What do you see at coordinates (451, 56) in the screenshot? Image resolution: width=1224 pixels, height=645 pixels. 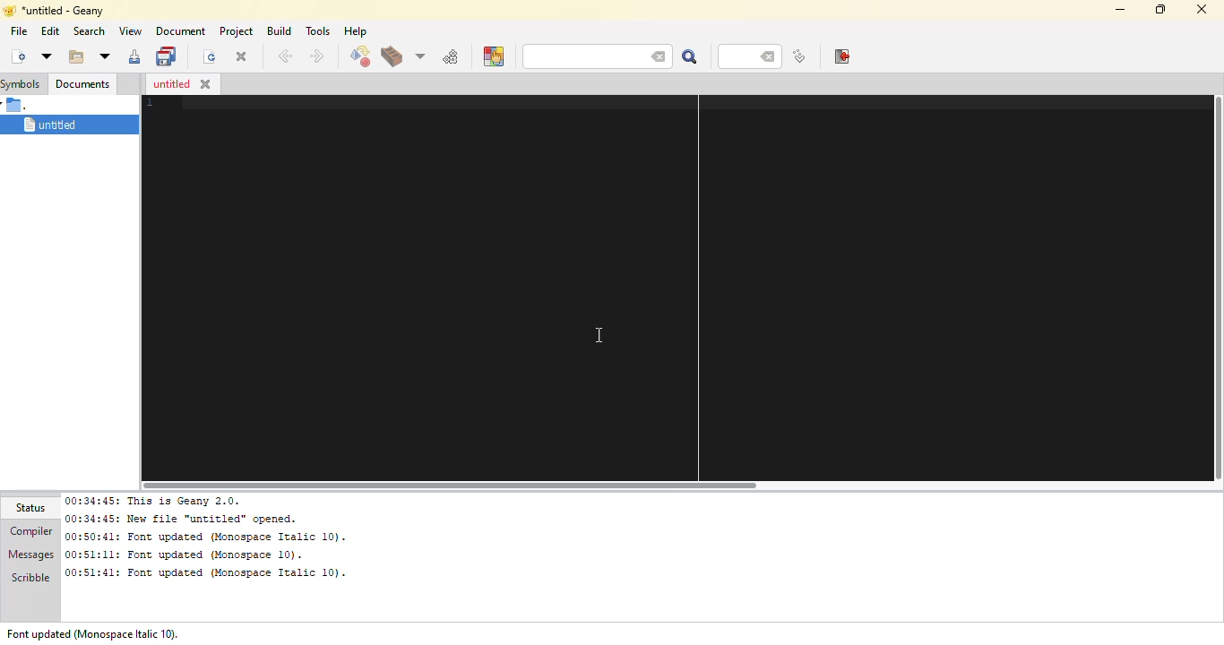 I see `run` at bounding box center [451, 56].